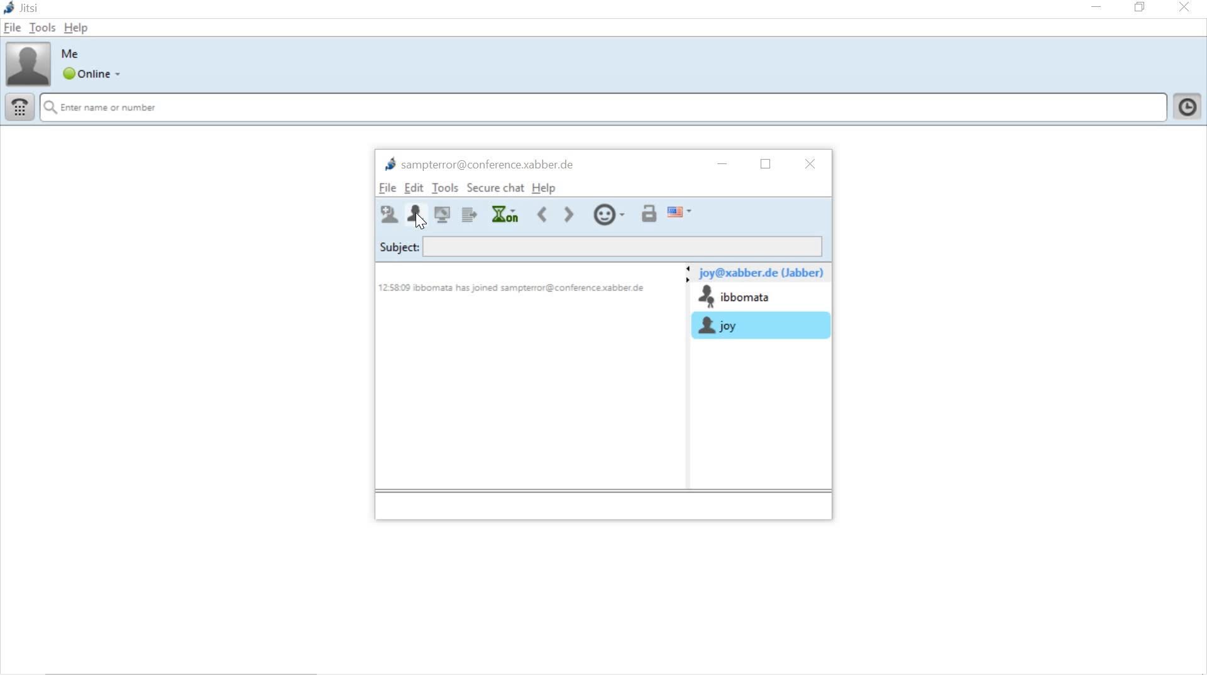  What do you see at coordinates (766, 165) in the screenshot?
I see `restore down` at bounding box center [766, 165].